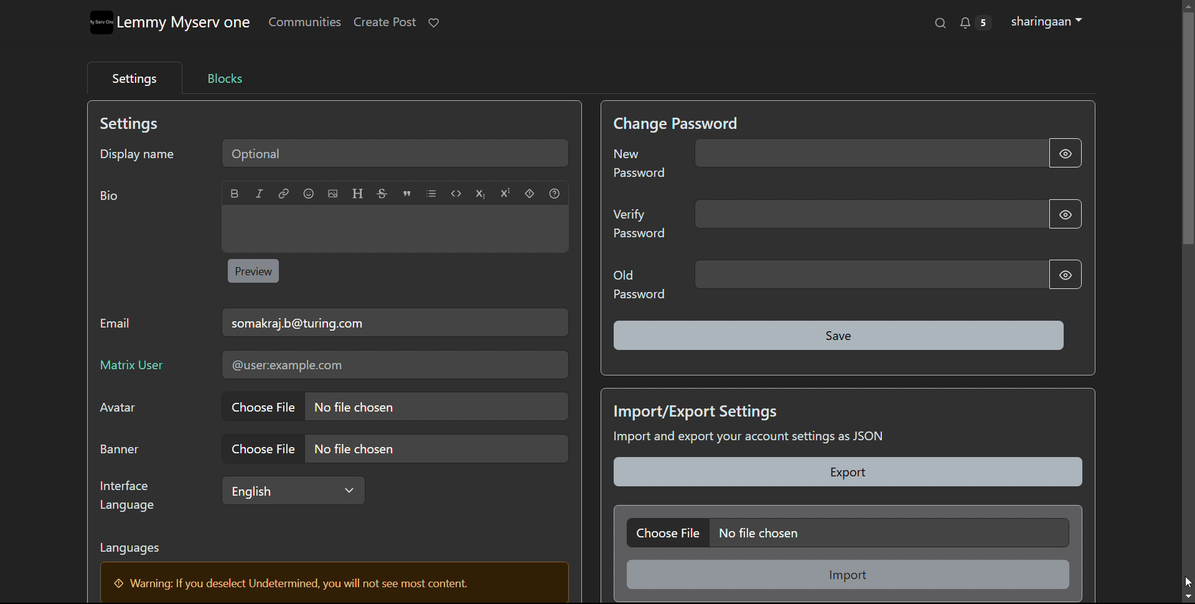  What do you see at coordinates (939, 23) in the screenshot?
I see `search` at bounding box center [939, 23].